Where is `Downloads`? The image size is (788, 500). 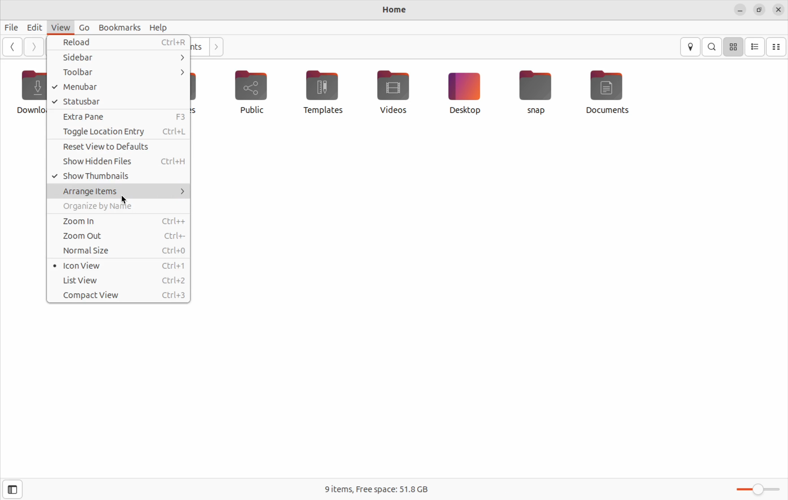
Downloads is located at coordinates (28, 93).